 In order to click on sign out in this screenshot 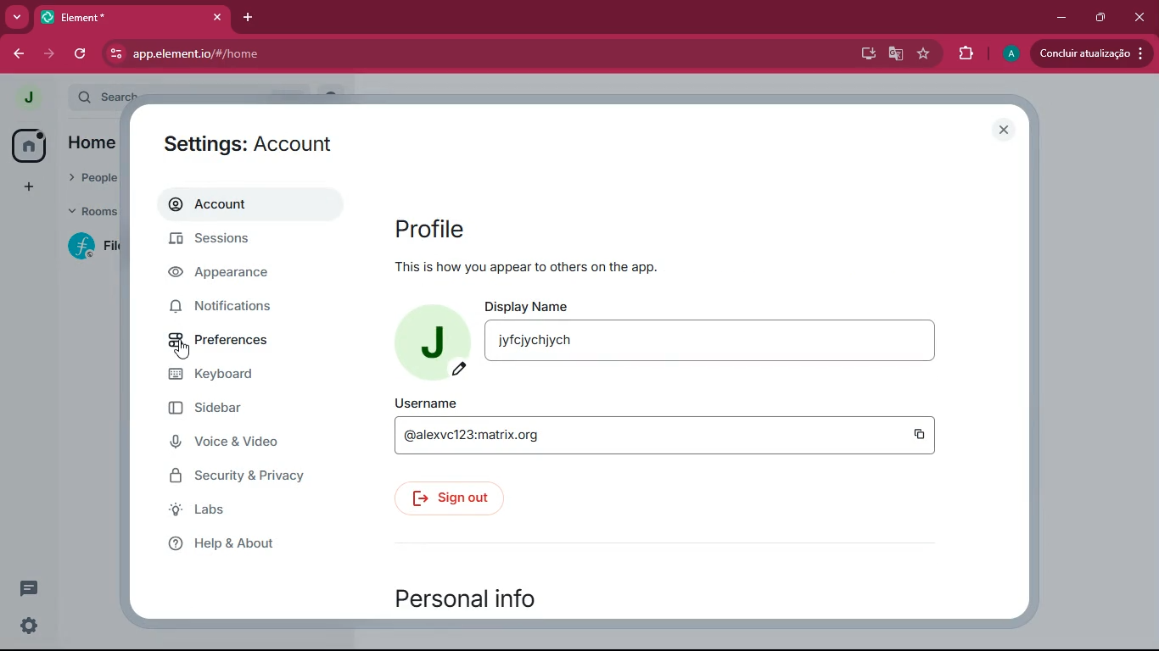, I will do `click(455, 498)`.